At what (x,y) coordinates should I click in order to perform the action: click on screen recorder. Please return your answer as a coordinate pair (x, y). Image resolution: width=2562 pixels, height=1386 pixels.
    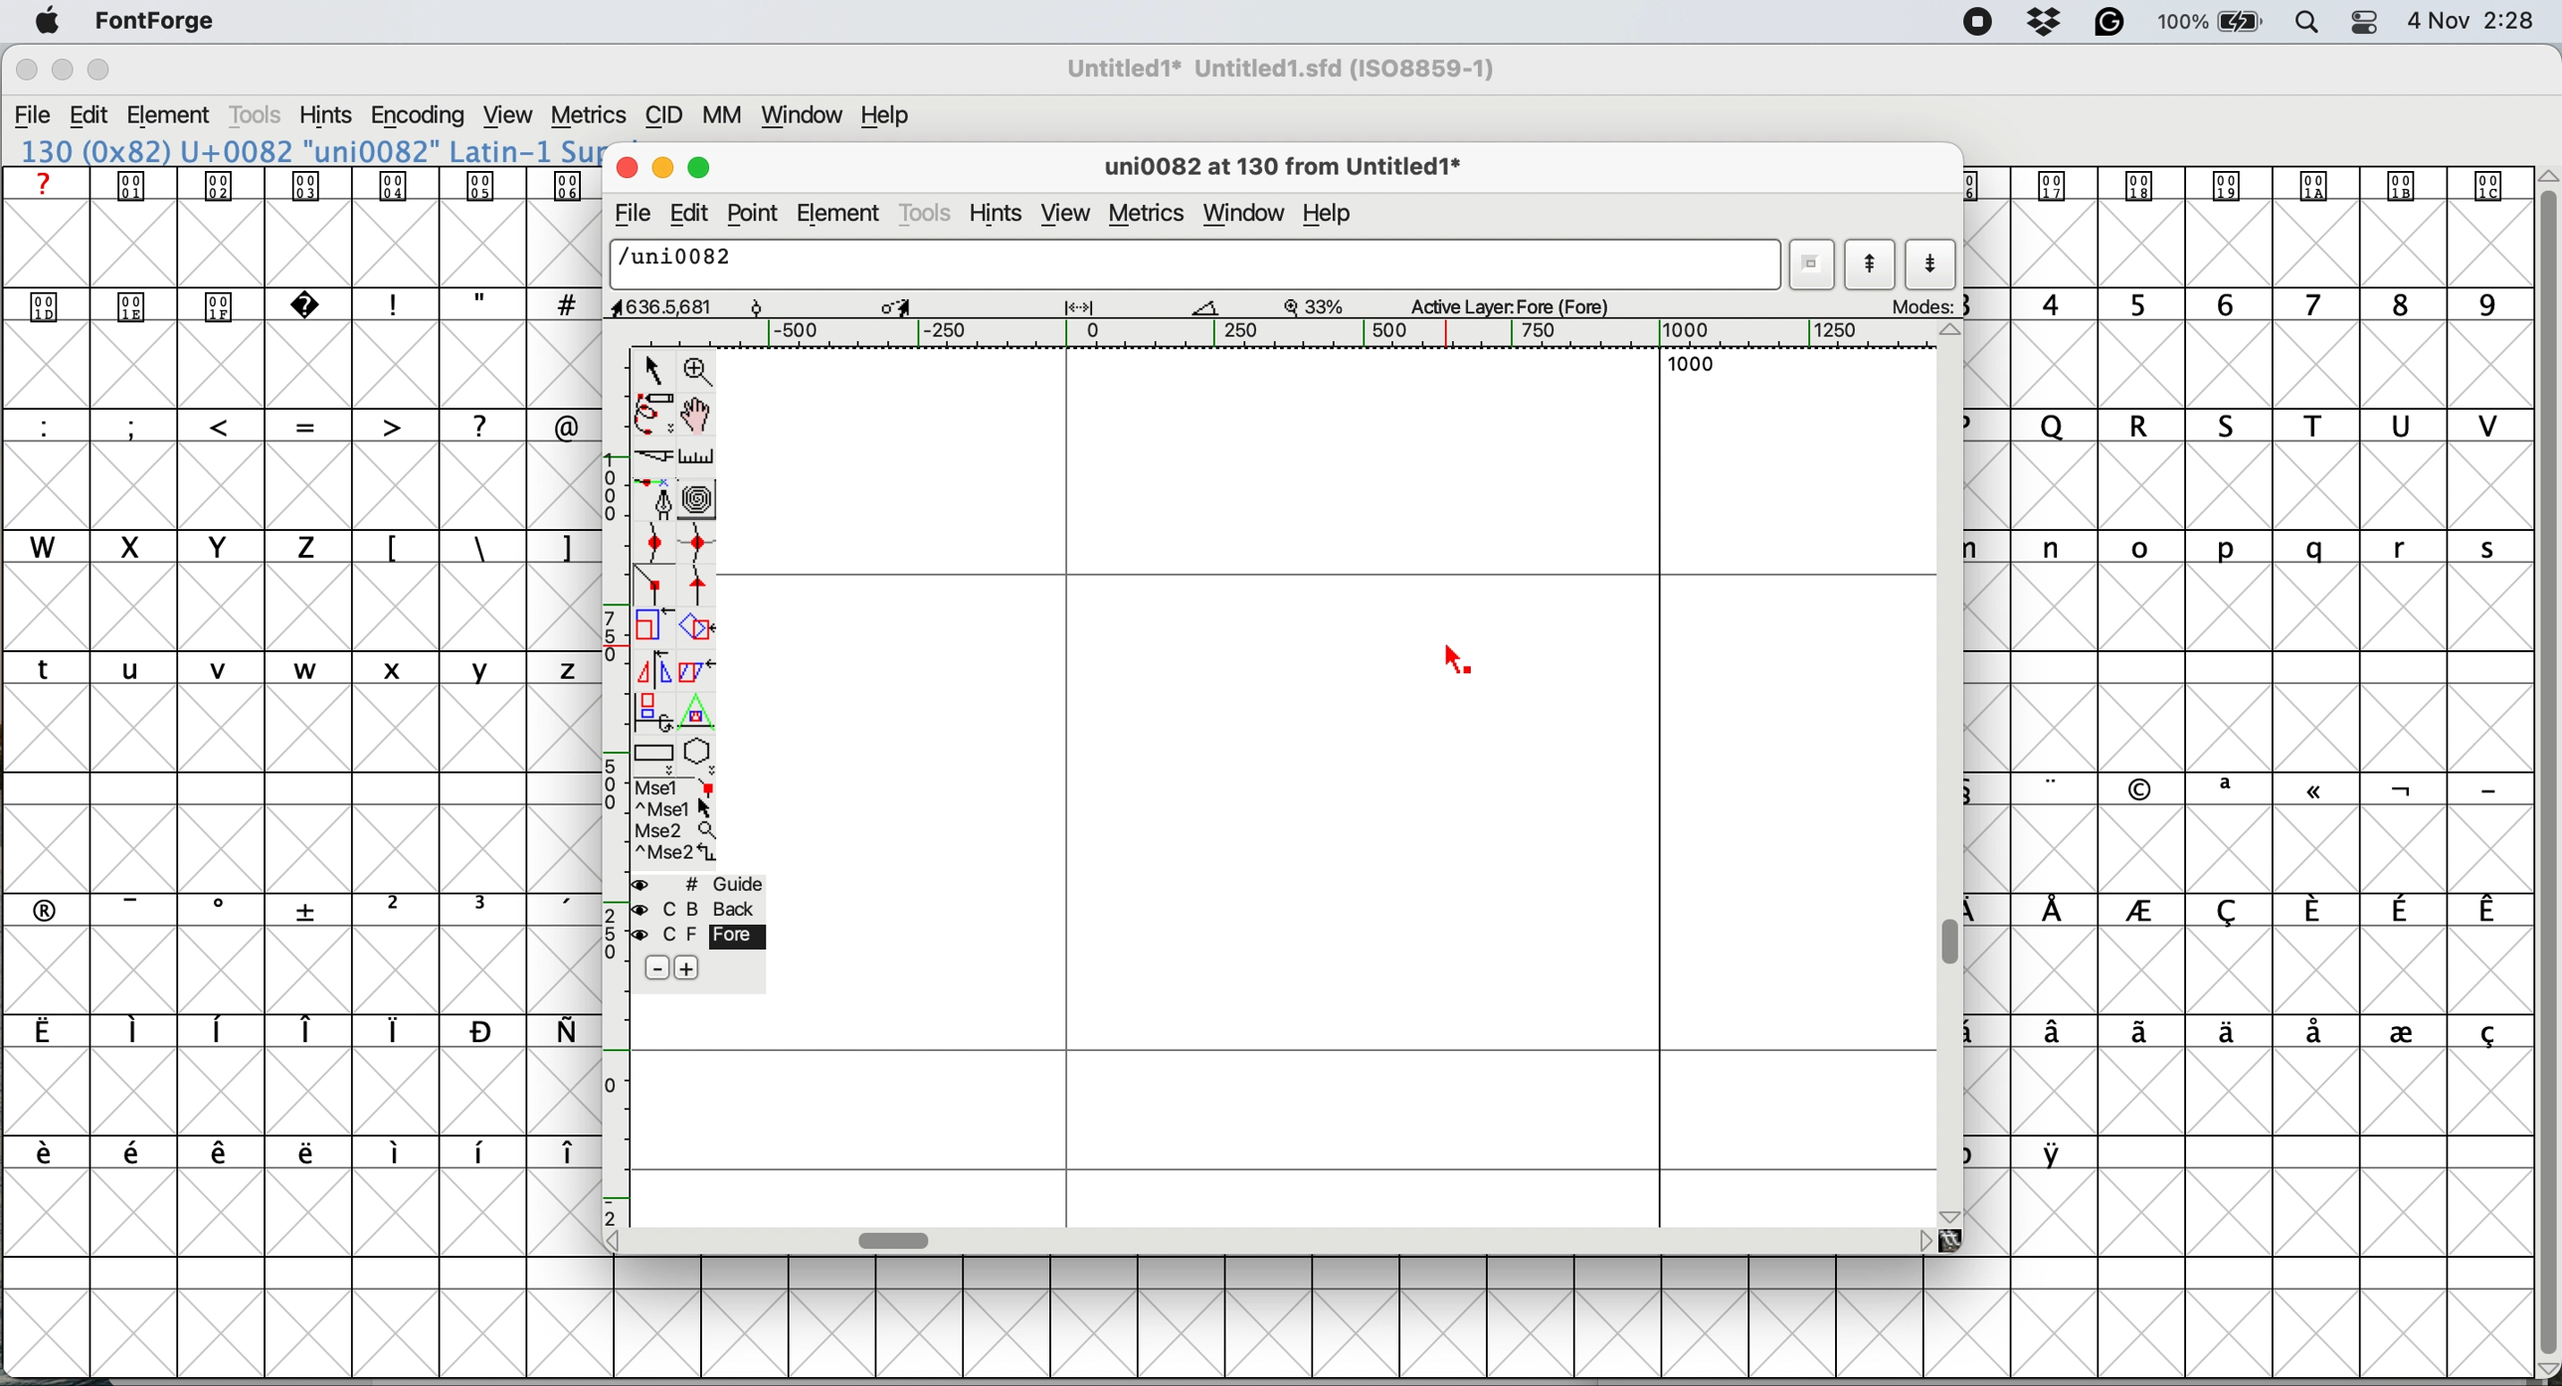
    Looking at the image, I should click on (1979, 23).